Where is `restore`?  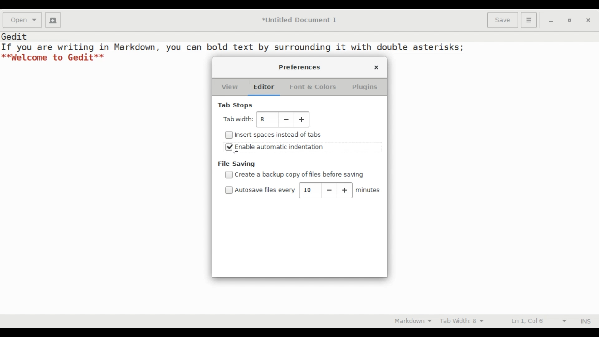 restore is located at coordinates (570, 21).